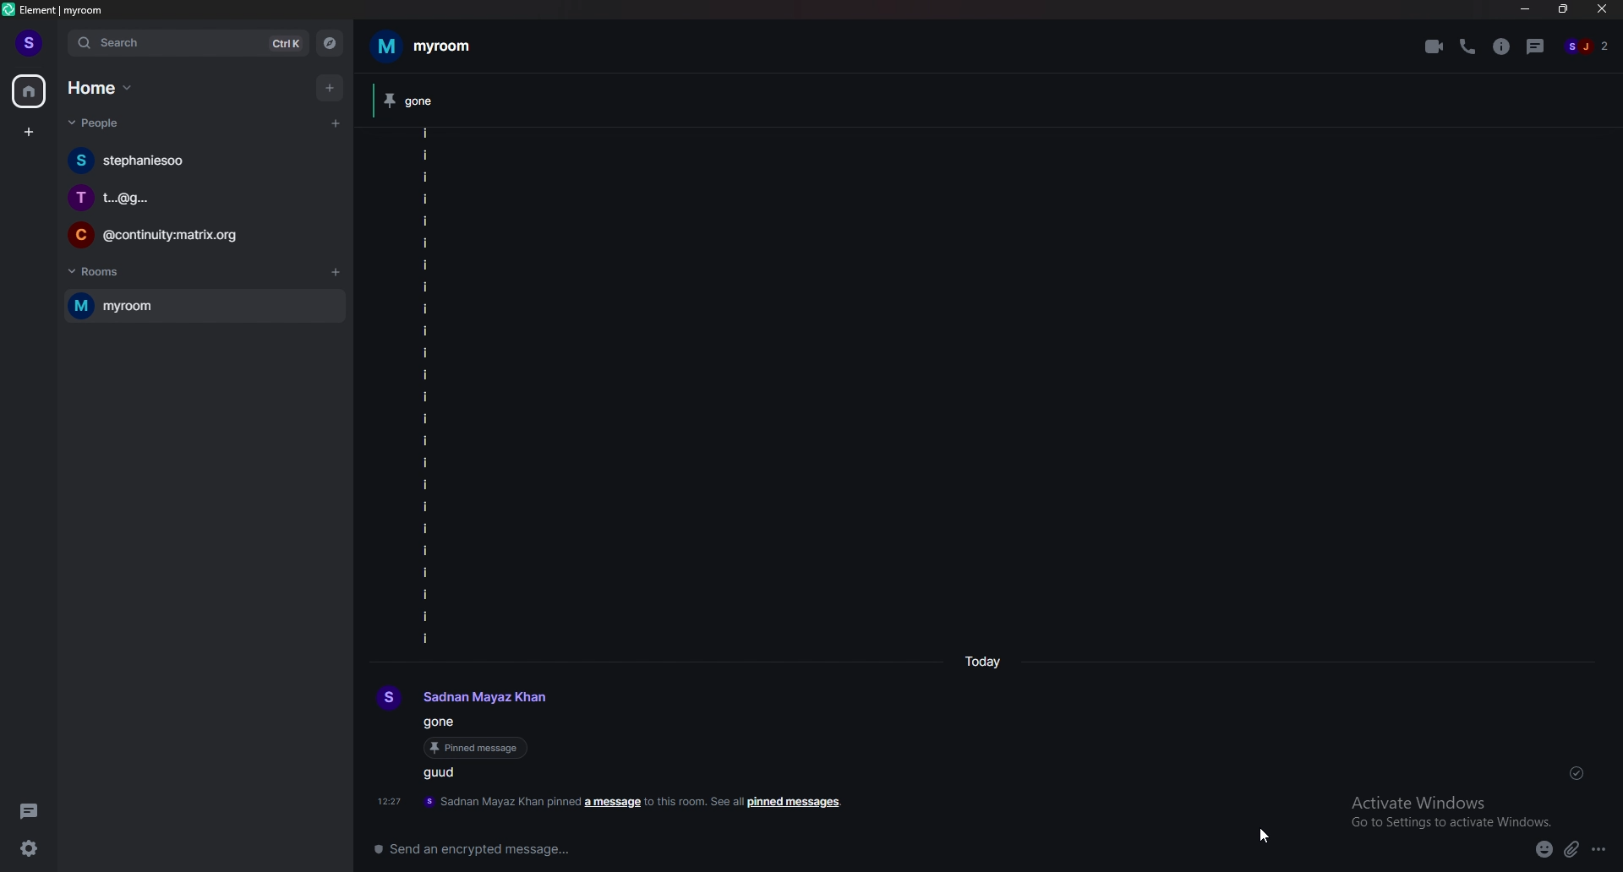 Image resolution: width=1623 pixels, height=872 pixels. Describe the element at coordinates (1467, 47) in the screenshot. I see `voice call` at that location.